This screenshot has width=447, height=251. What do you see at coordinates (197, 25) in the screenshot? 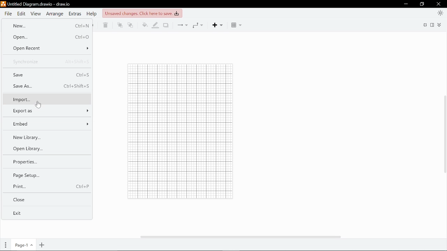
I see `Waypoints` at bounding box center [197, 25].